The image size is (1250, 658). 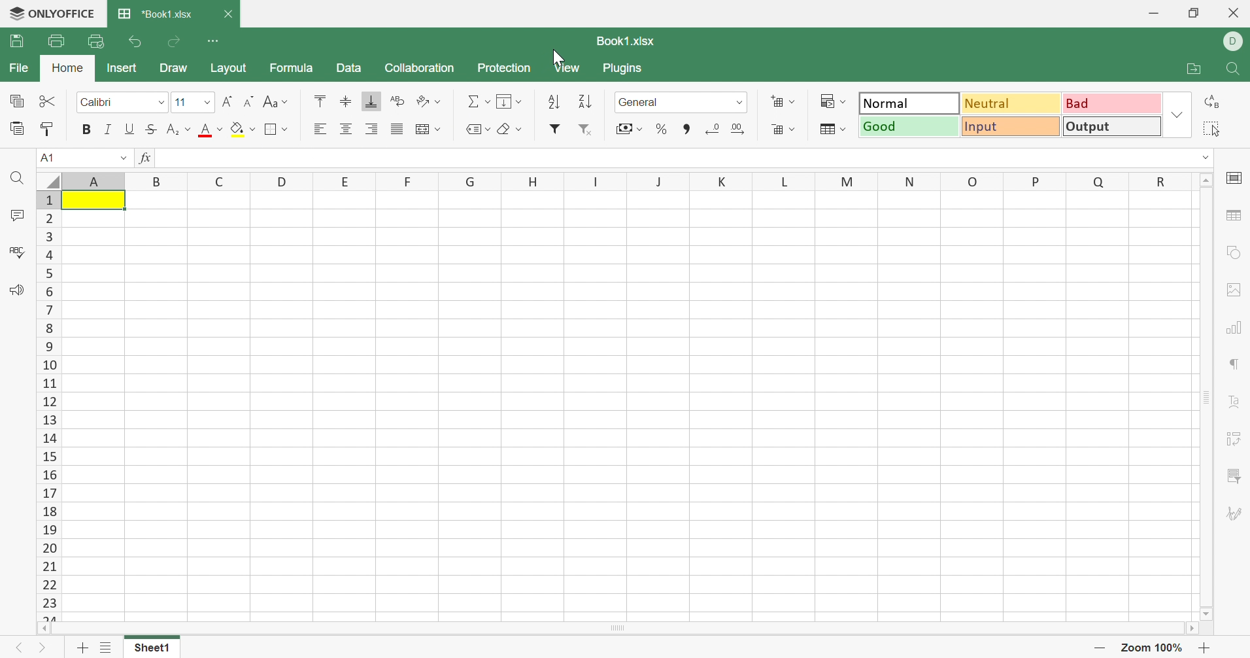 What do you see at coordinates (909, 126) in the screenshot?
I see `Good` at bounding box center [909, 126].